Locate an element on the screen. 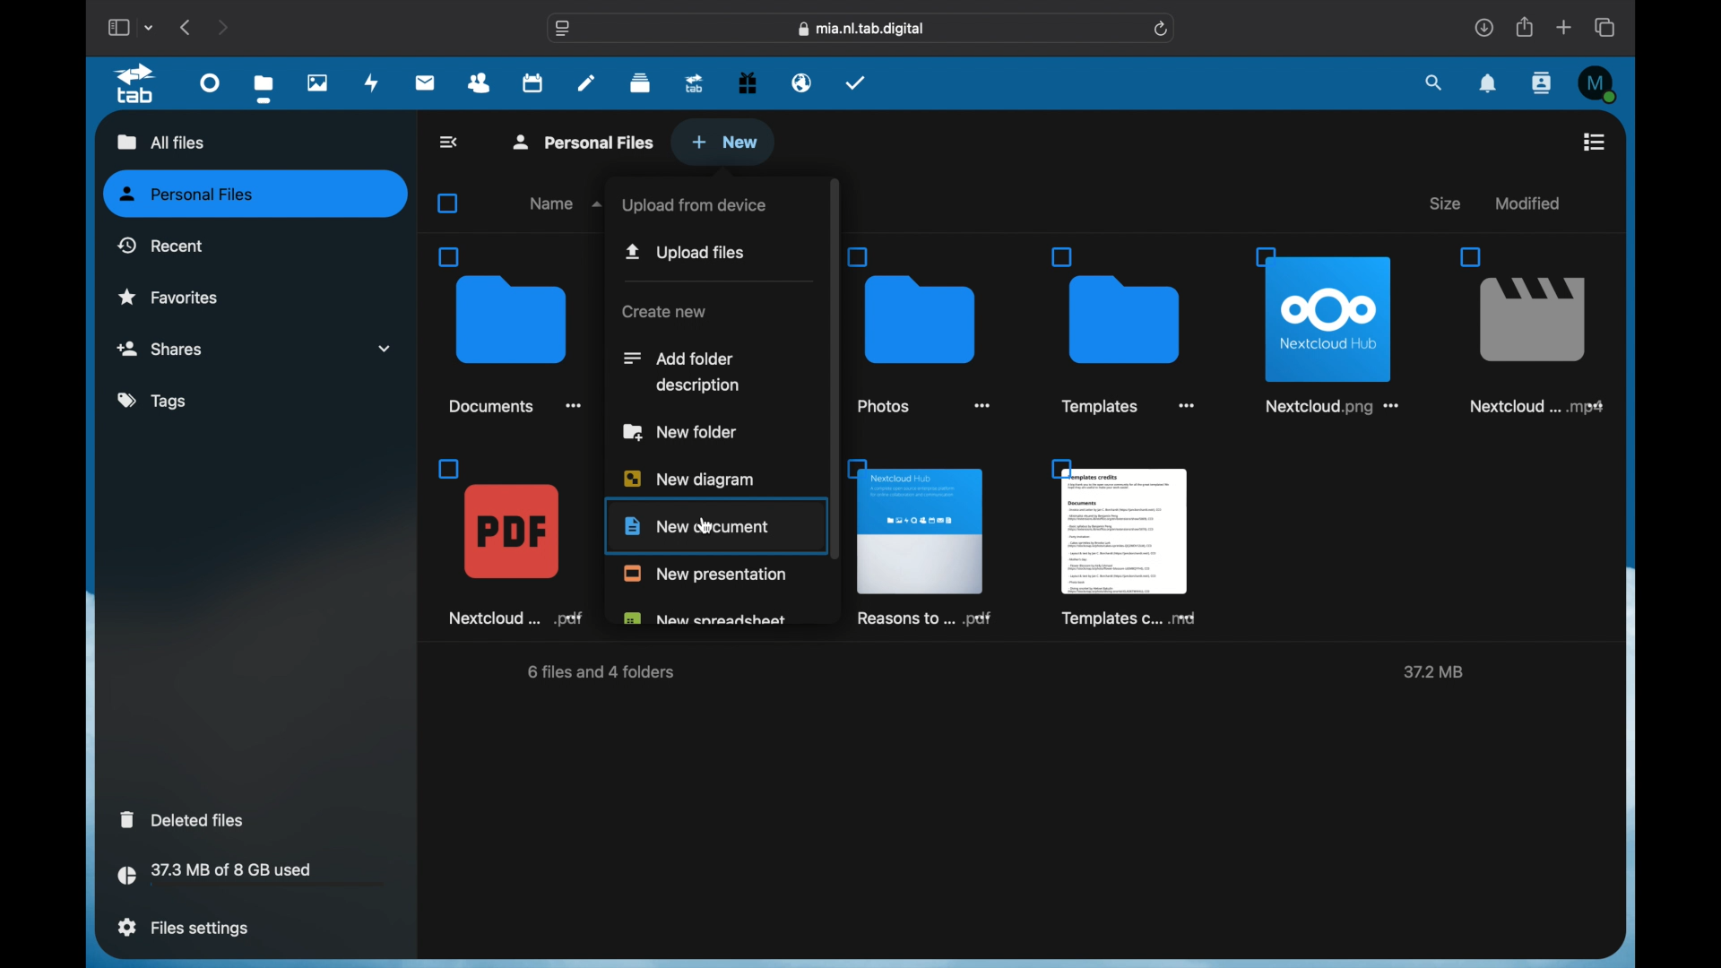  calendar is located at coordinates (532, 82).